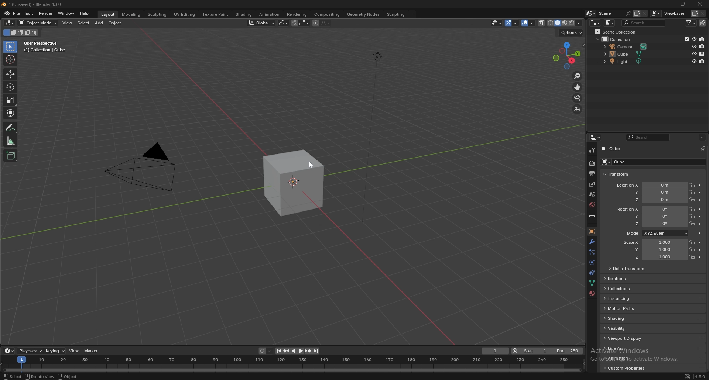  What do you see at coordinates (35, 4) in the screenshot?
I see `title` at bounding box center [35, 4].